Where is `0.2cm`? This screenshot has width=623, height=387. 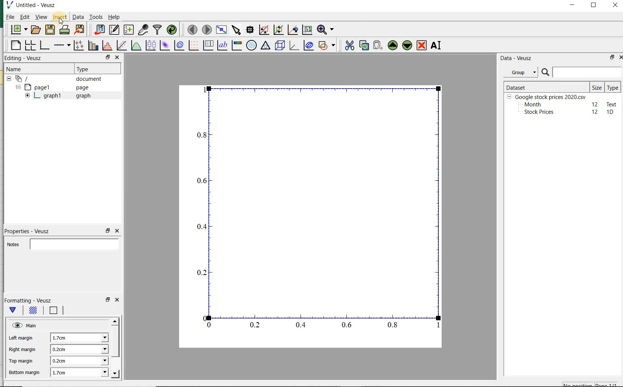 0.2cm is located at coordinates (80, 350).